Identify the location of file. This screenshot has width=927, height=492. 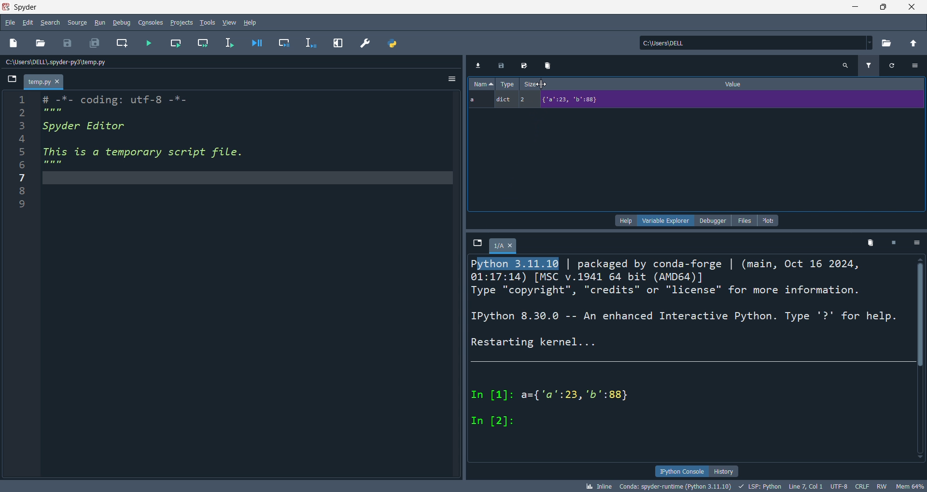
(11, 22).